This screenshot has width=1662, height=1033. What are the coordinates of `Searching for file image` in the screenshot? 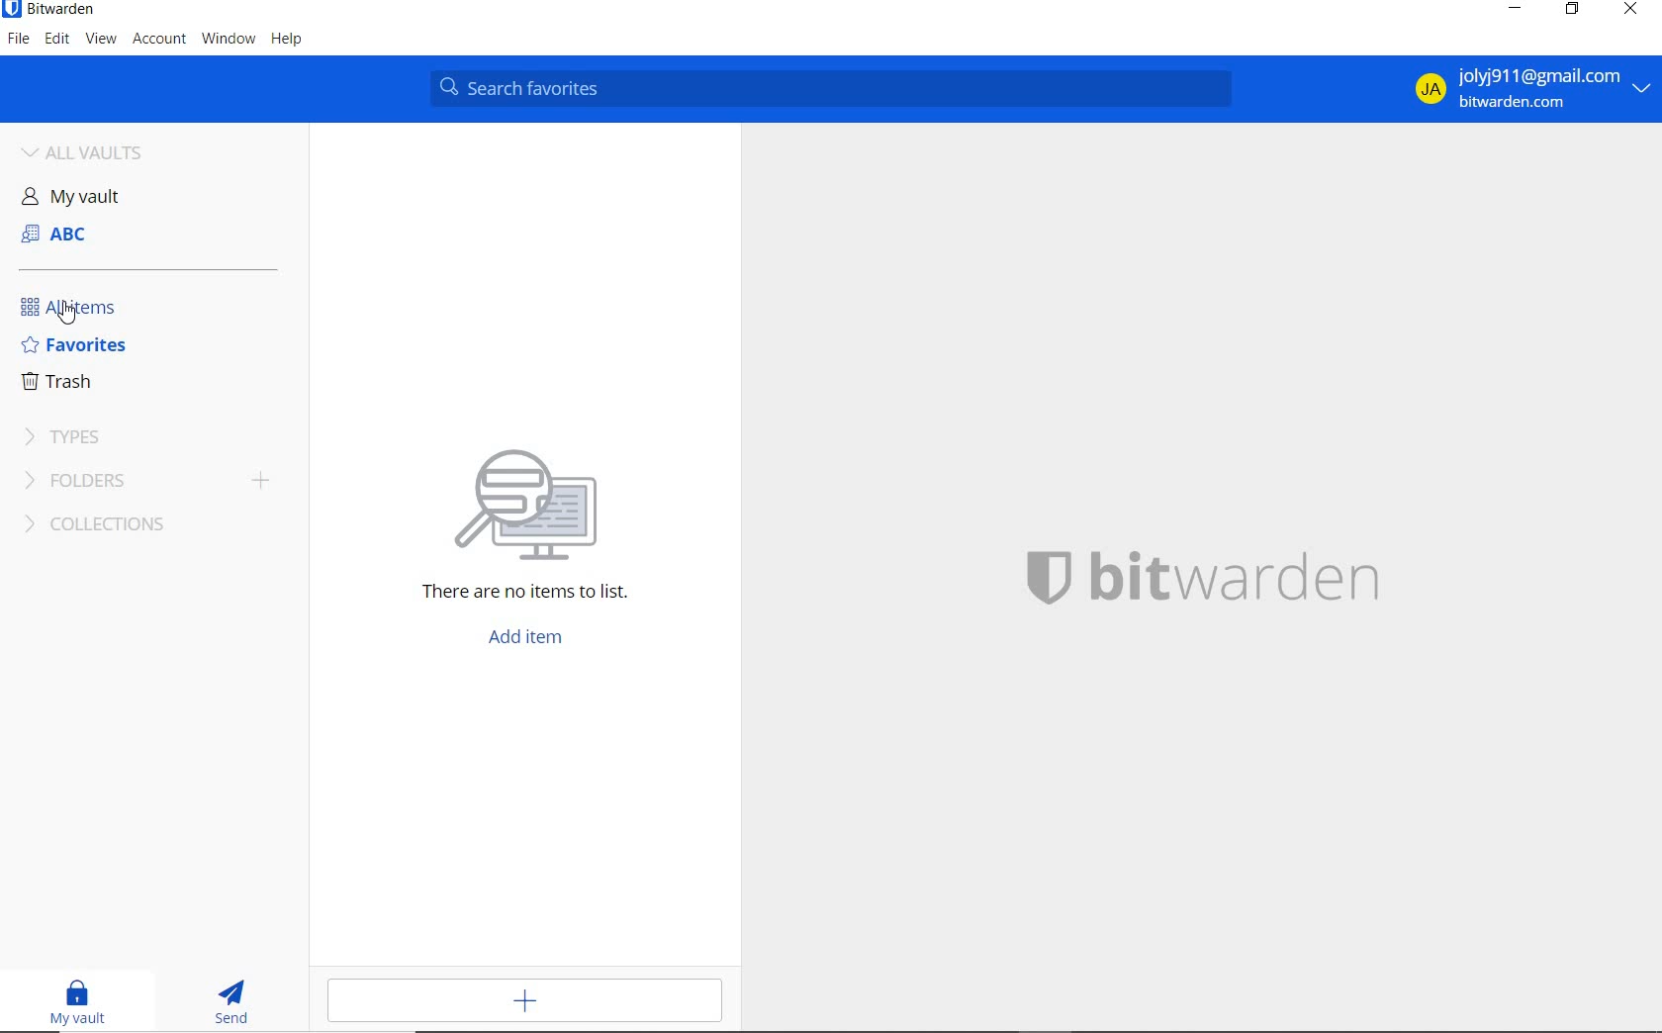 It's located at (551, 496).